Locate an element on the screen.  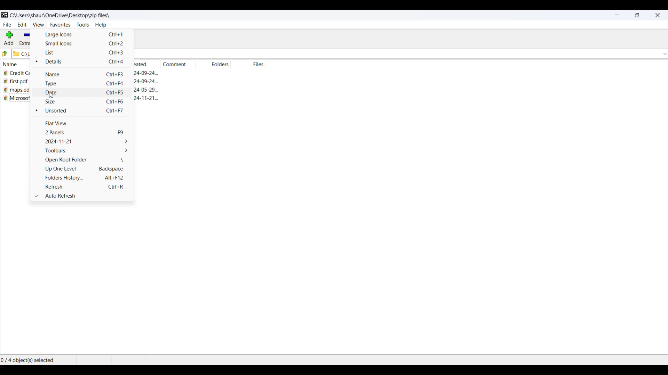
created is located at coordinates (141, 65).